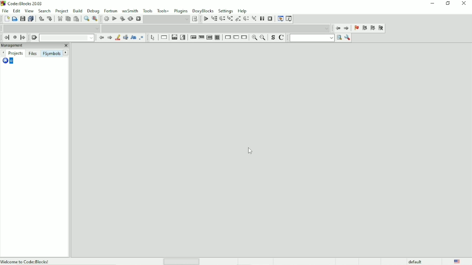 The width and height of the screenshot is (472, 265). What do you see at coordinates (111, 10) in the screenshot?
I see `Fortran` at bounding box center [111, 10].